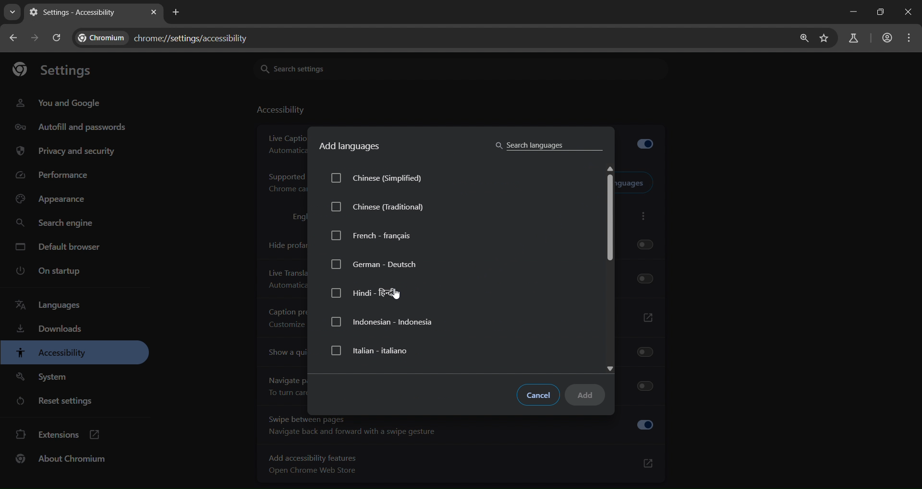  Describe the element at coordinates (55, 174) in the screenshot. I see `performance` at that location.